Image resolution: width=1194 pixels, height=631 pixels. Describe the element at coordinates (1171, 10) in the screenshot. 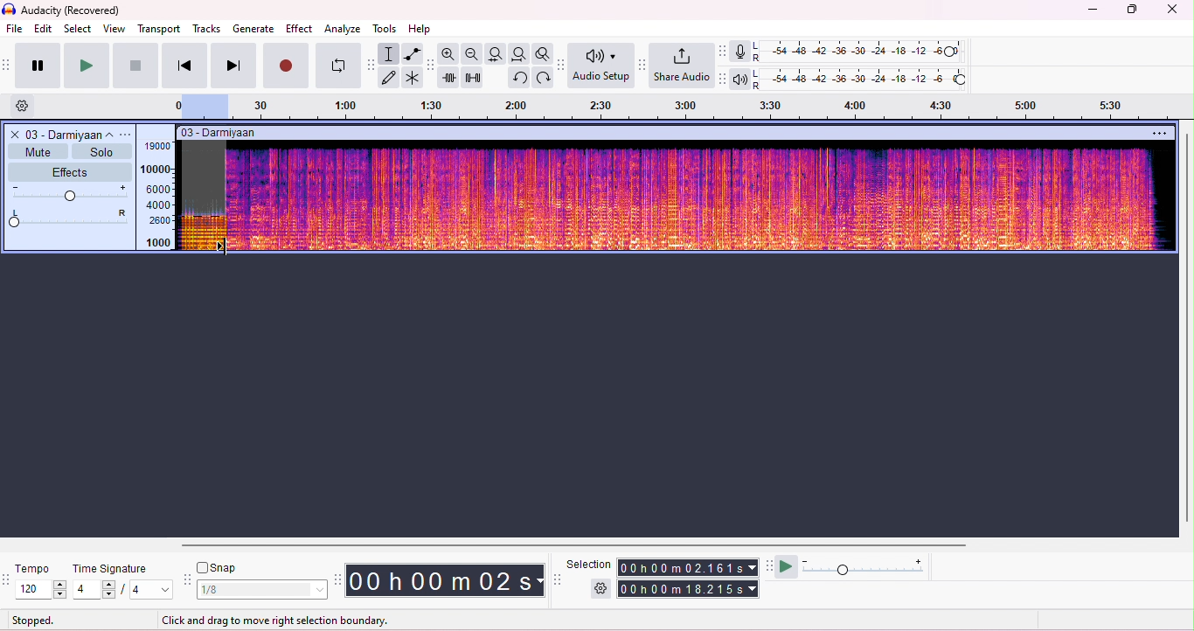

I see `close` at that location.